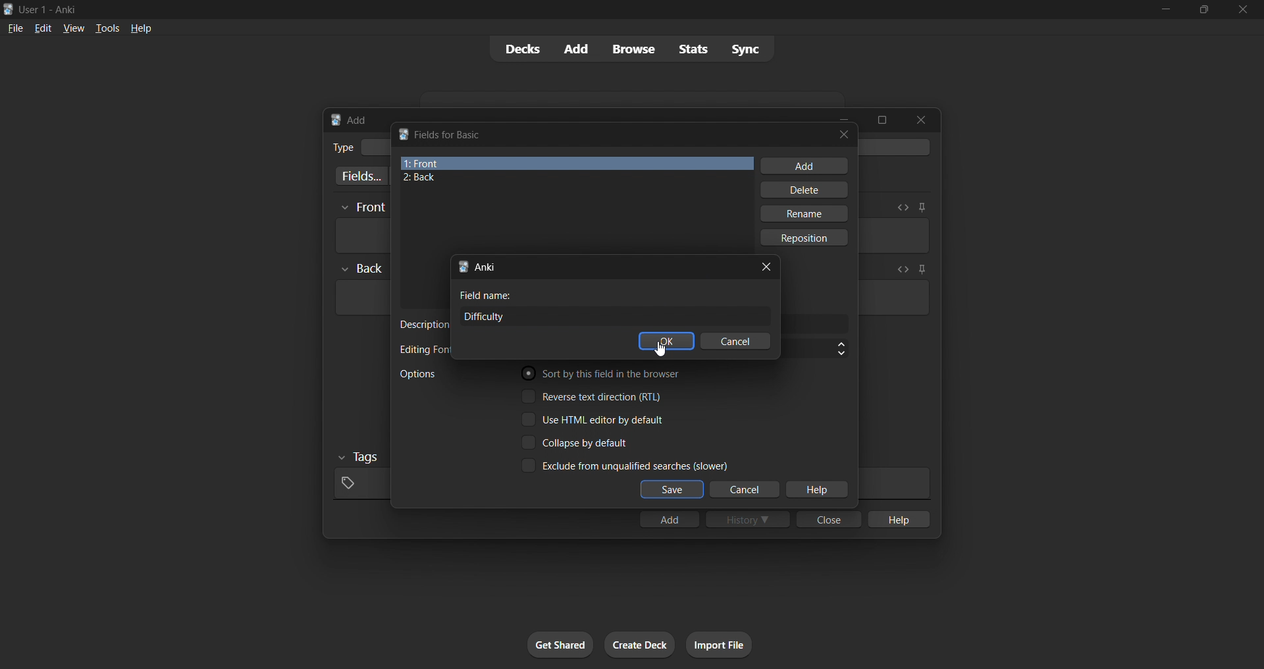  I want to click on view, so click(74, 28).